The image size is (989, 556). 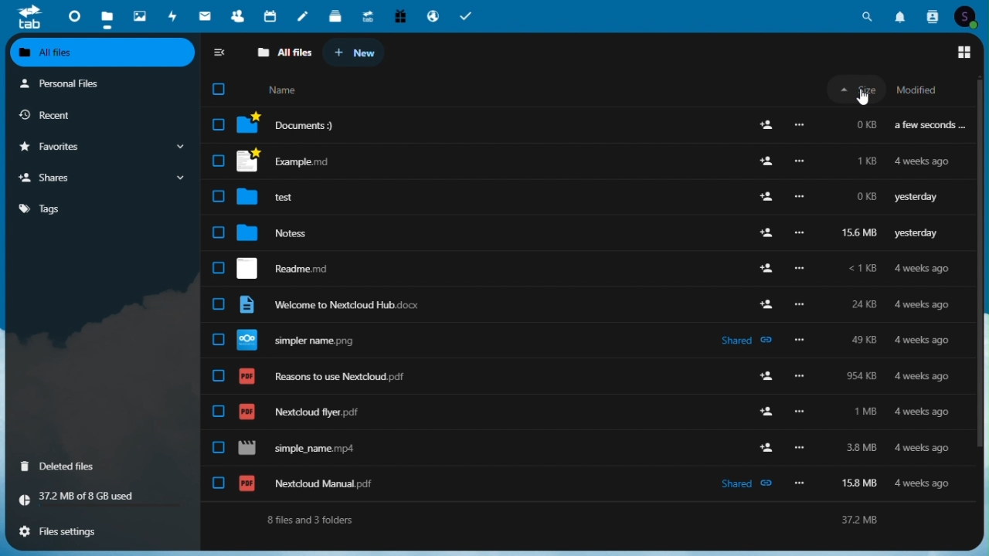 I want to click on storage, so click(x=101, y=499).